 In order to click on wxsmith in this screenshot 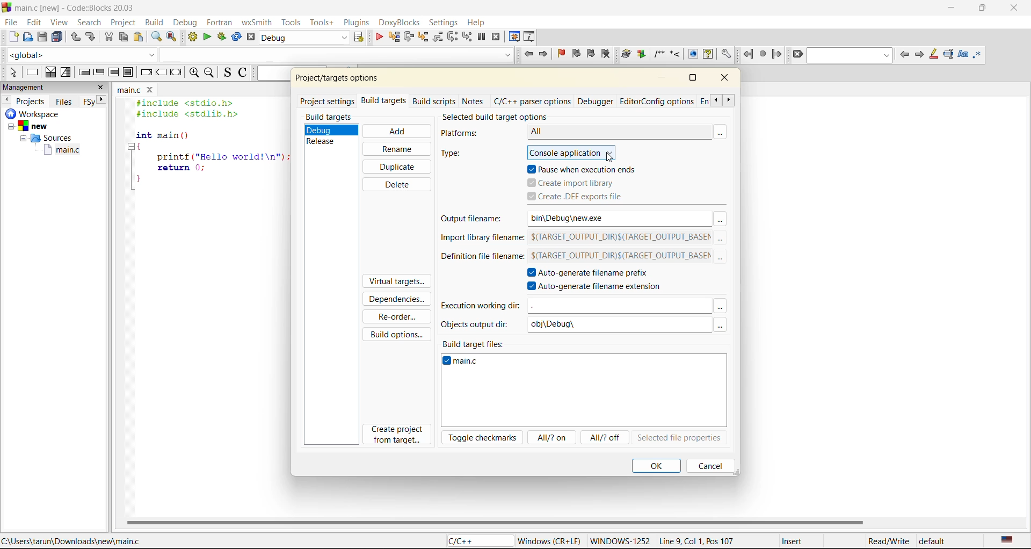, I will do `click(258, 22)`.